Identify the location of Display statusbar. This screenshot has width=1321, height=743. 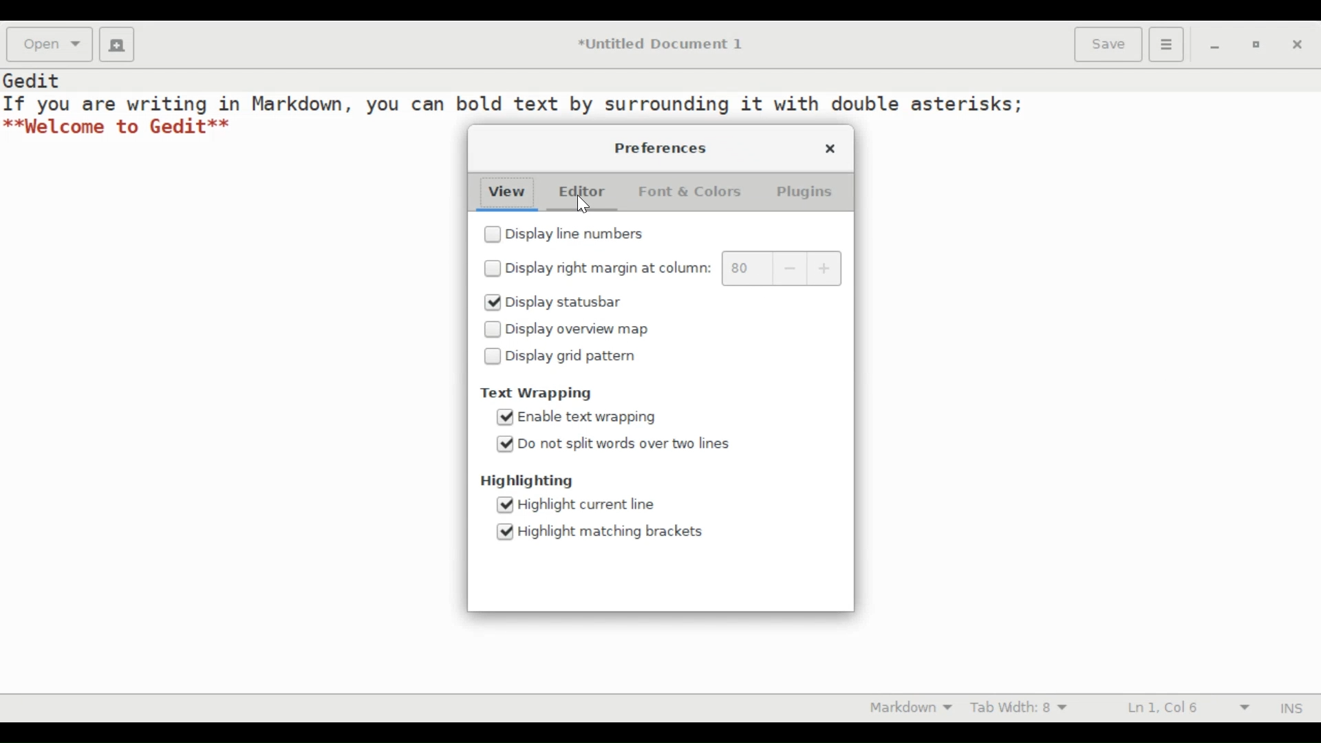
(564, 303).